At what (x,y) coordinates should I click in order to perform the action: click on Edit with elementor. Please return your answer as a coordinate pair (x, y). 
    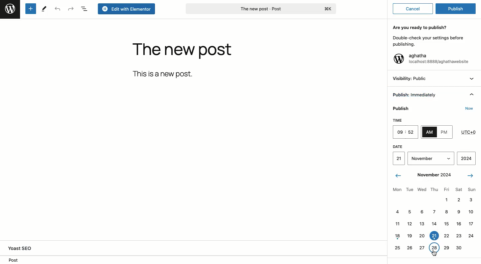
    Looking at the image, I should click on (127, 9).